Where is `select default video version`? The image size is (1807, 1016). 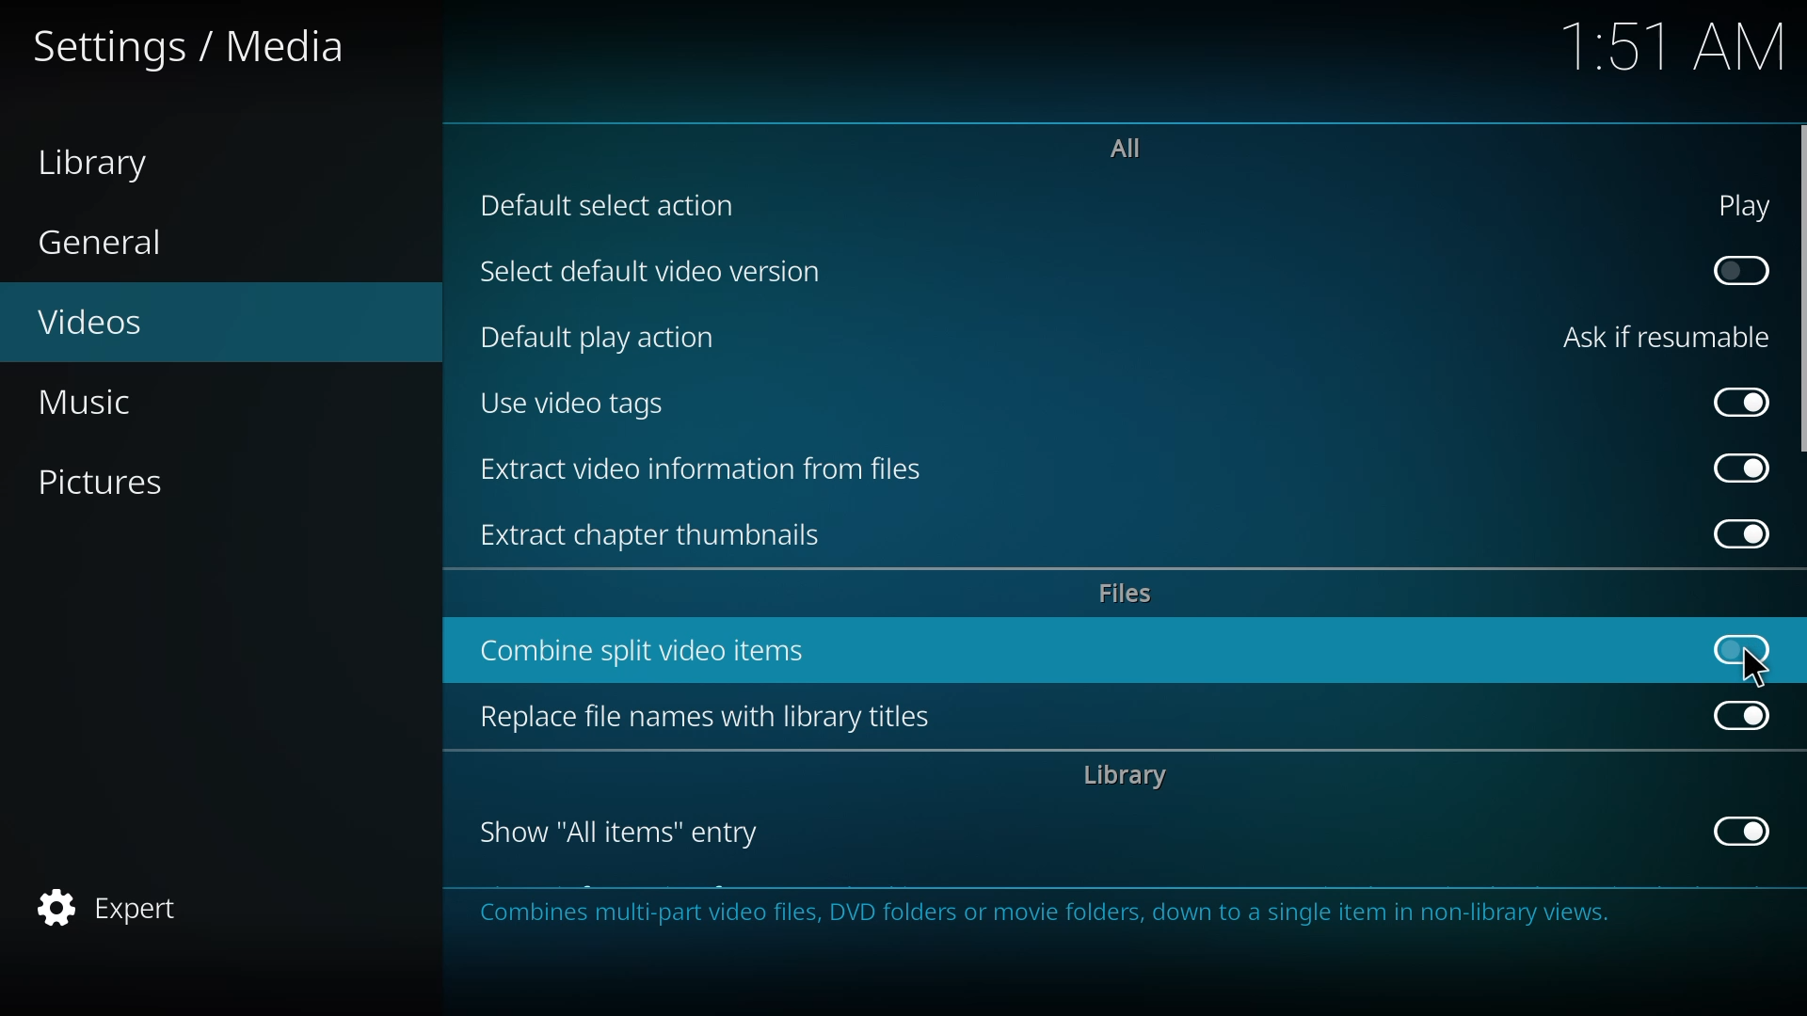
select default video version is located at coordinates (651, 272).